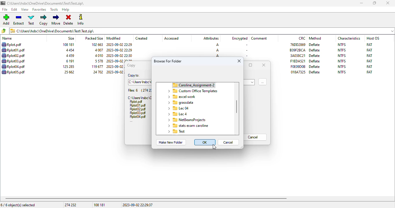  What do you see at coordinates (369, 55) in the screenshot?
I see `FAT` at bounding box center [369, 55].